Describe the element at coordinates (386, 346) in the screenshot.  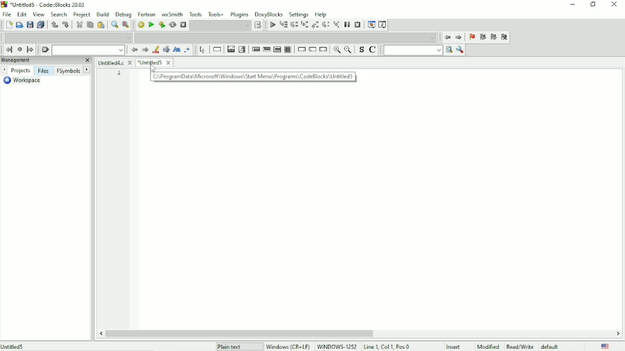
I see `Line 1, Col 1, Pos 0` at that location.